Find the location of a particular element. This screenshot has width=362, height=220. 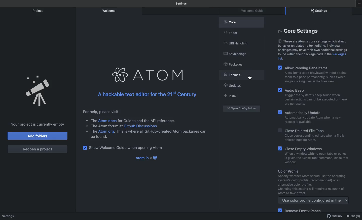

be found. is located at coordinates (100, 138).